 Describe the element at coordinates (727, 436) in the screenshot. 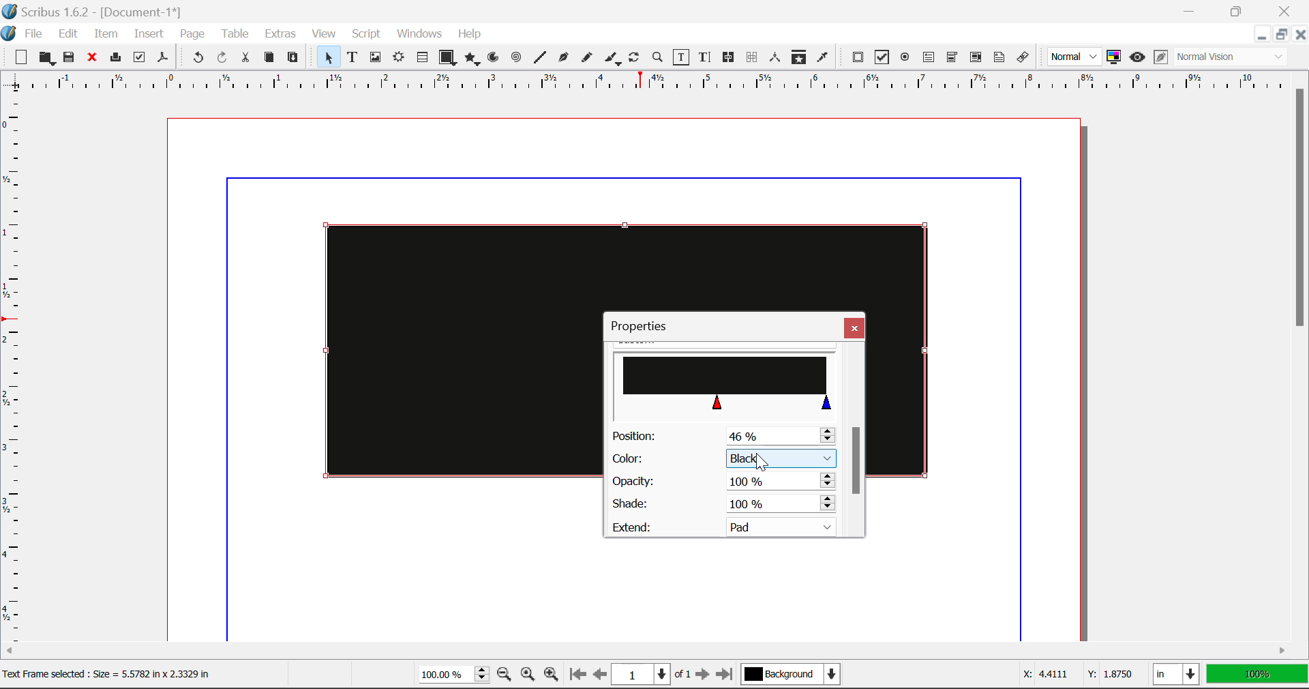

I see `Position Altered` at that location.